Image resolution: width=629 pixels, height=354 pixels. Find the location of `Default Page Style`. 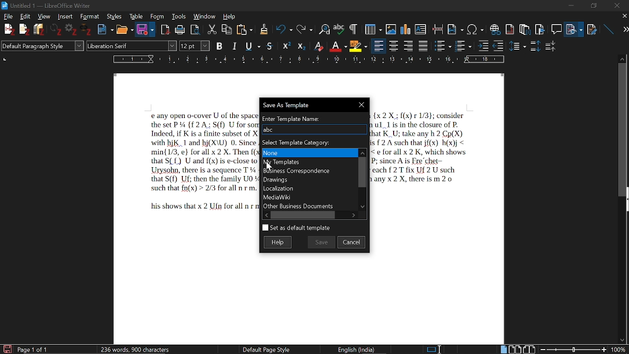

Default Page Style is located at coordinates (266, 349).